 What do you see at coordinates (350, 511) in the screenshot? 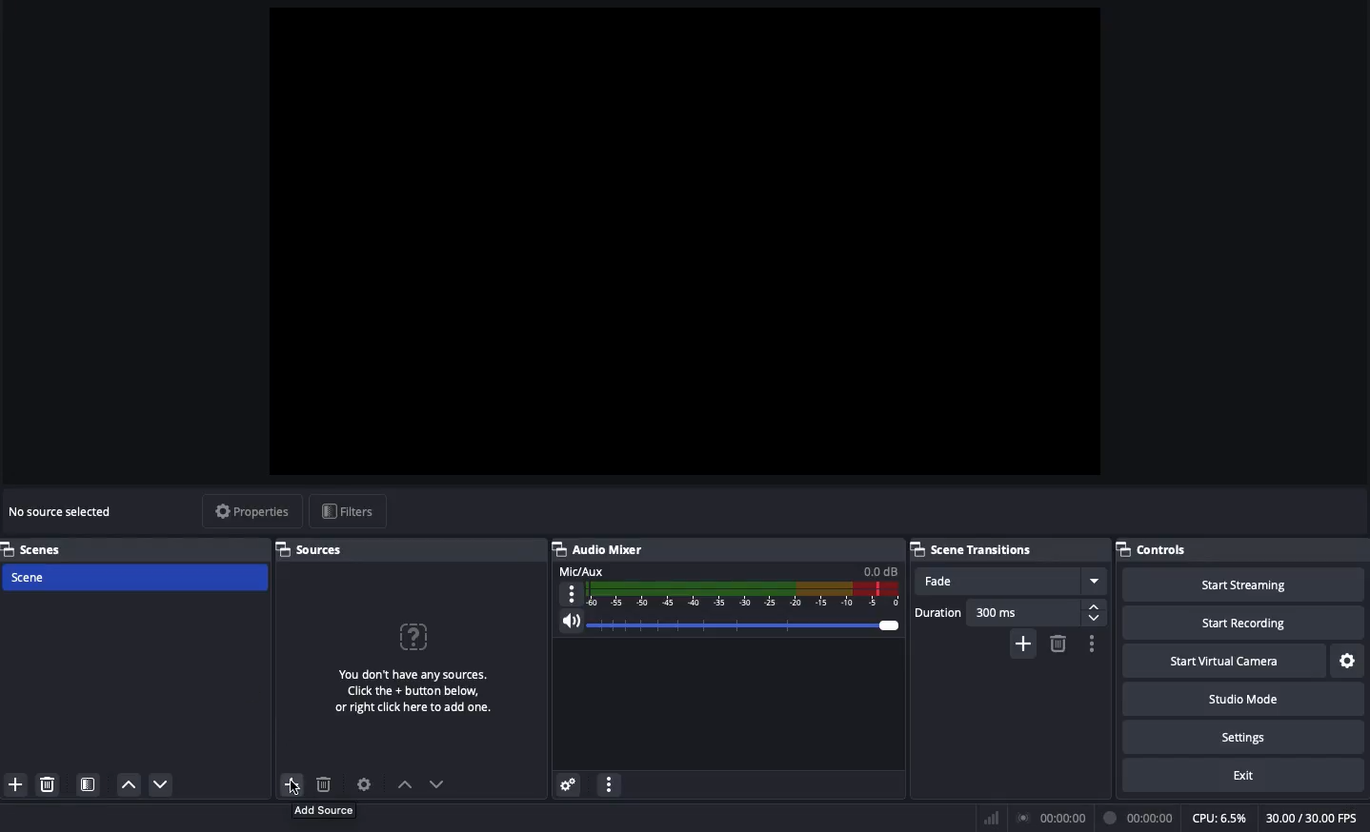
I see `Filters` at bounding box center [350, 511].